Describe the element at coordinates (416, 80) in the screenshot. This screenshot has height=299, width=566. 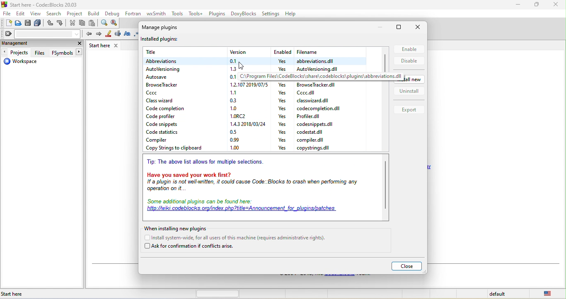
I see `new` at that location.